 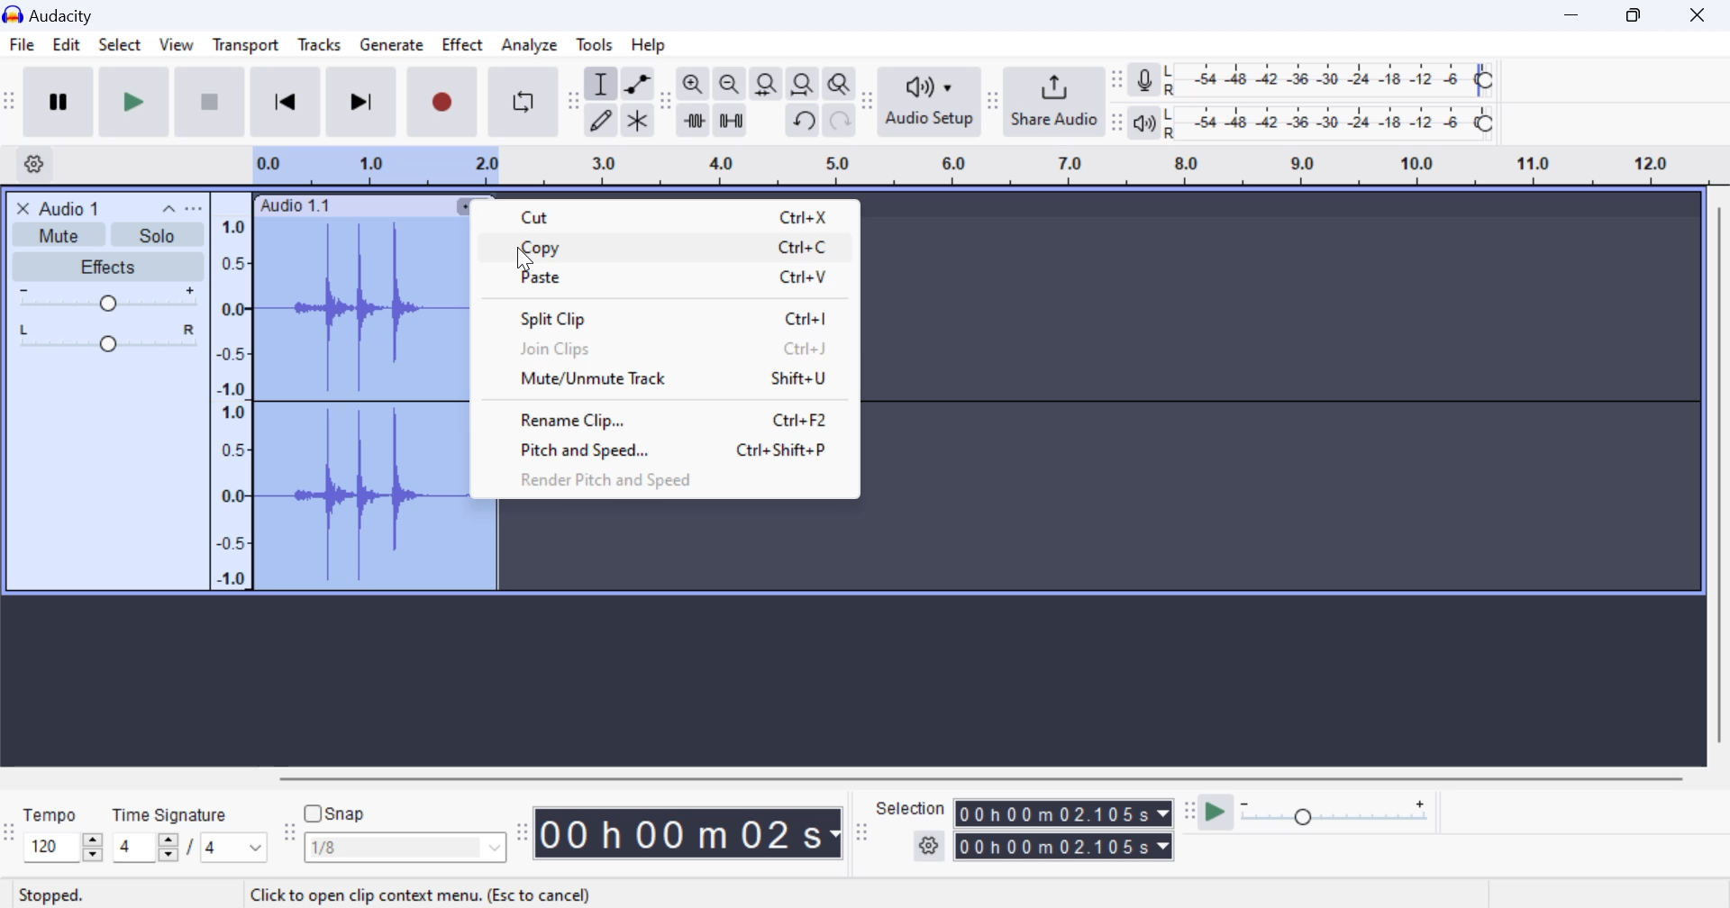 What do you see at coordinates (245, 48) in the screenshot?
I see `Transport` at bounding box center [245, 48].